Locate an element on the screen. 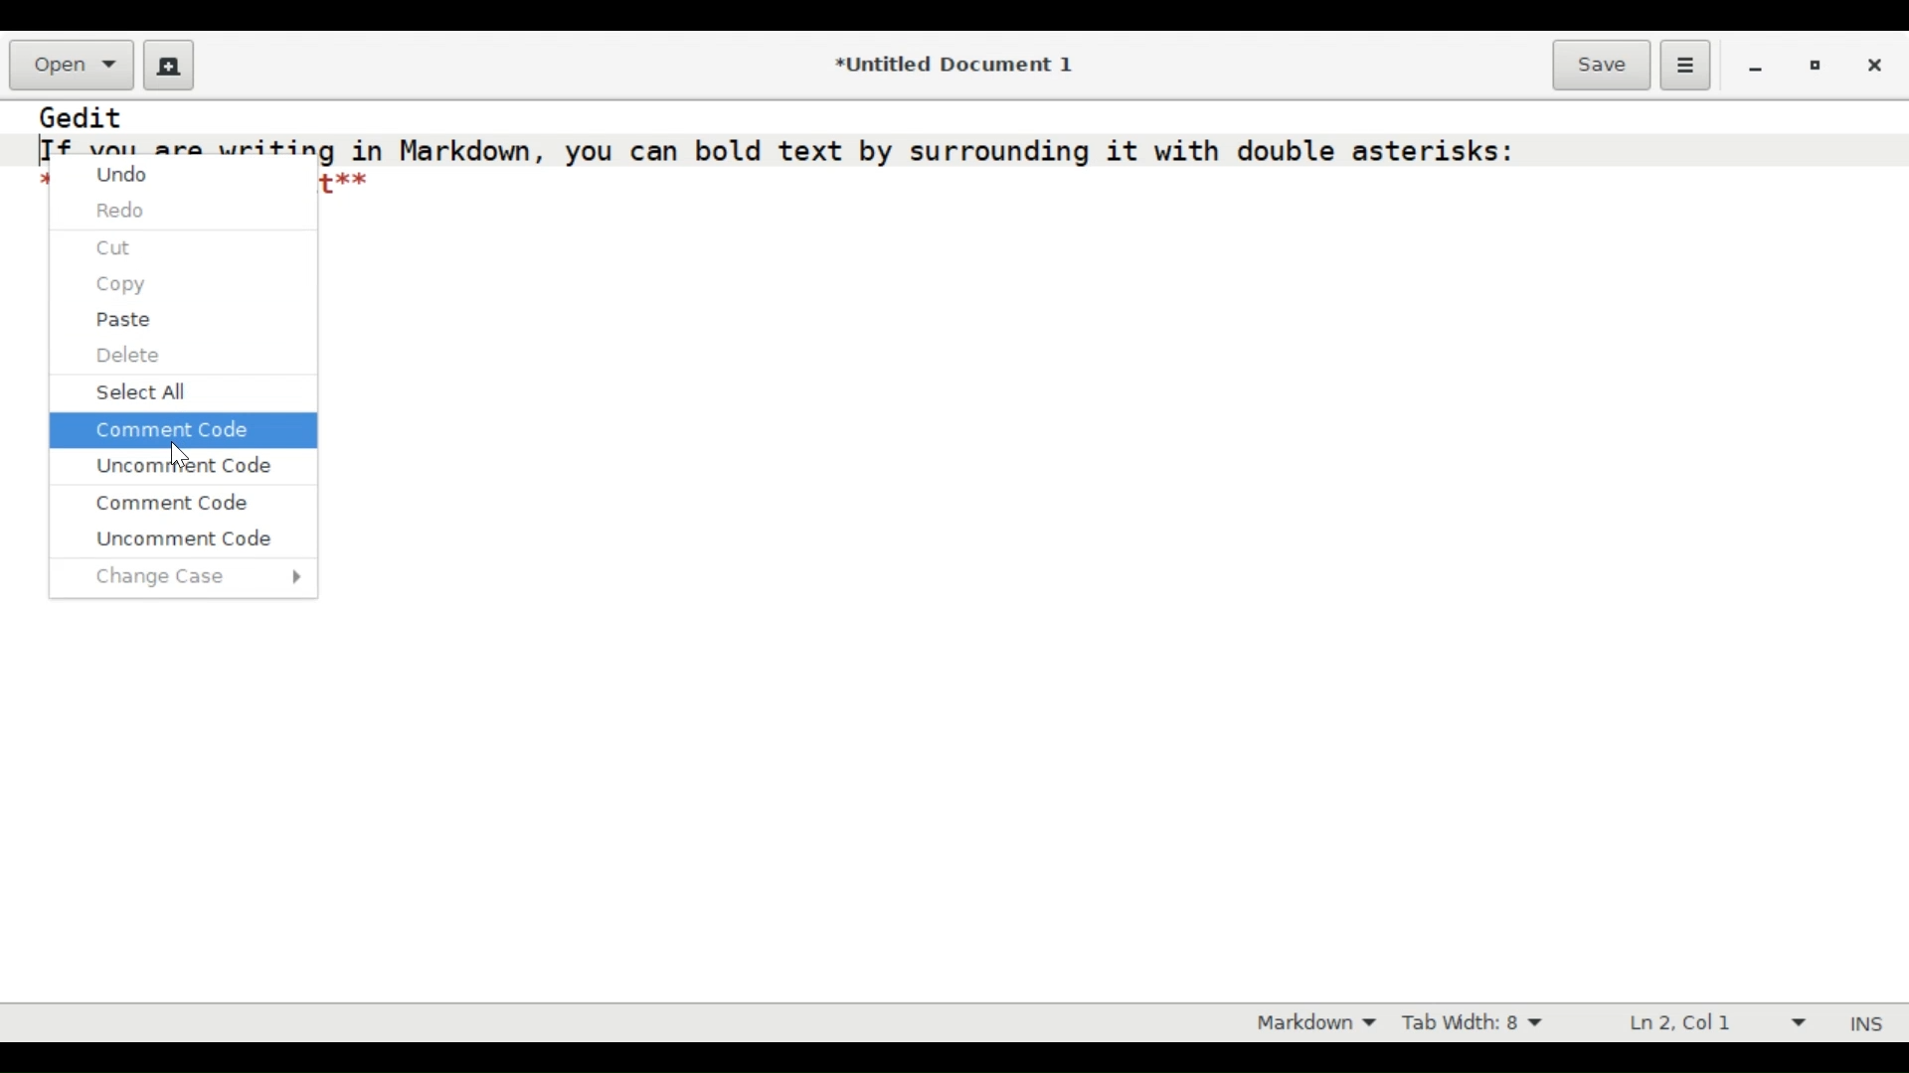  Create a new File is located at coordinates (165, 64).